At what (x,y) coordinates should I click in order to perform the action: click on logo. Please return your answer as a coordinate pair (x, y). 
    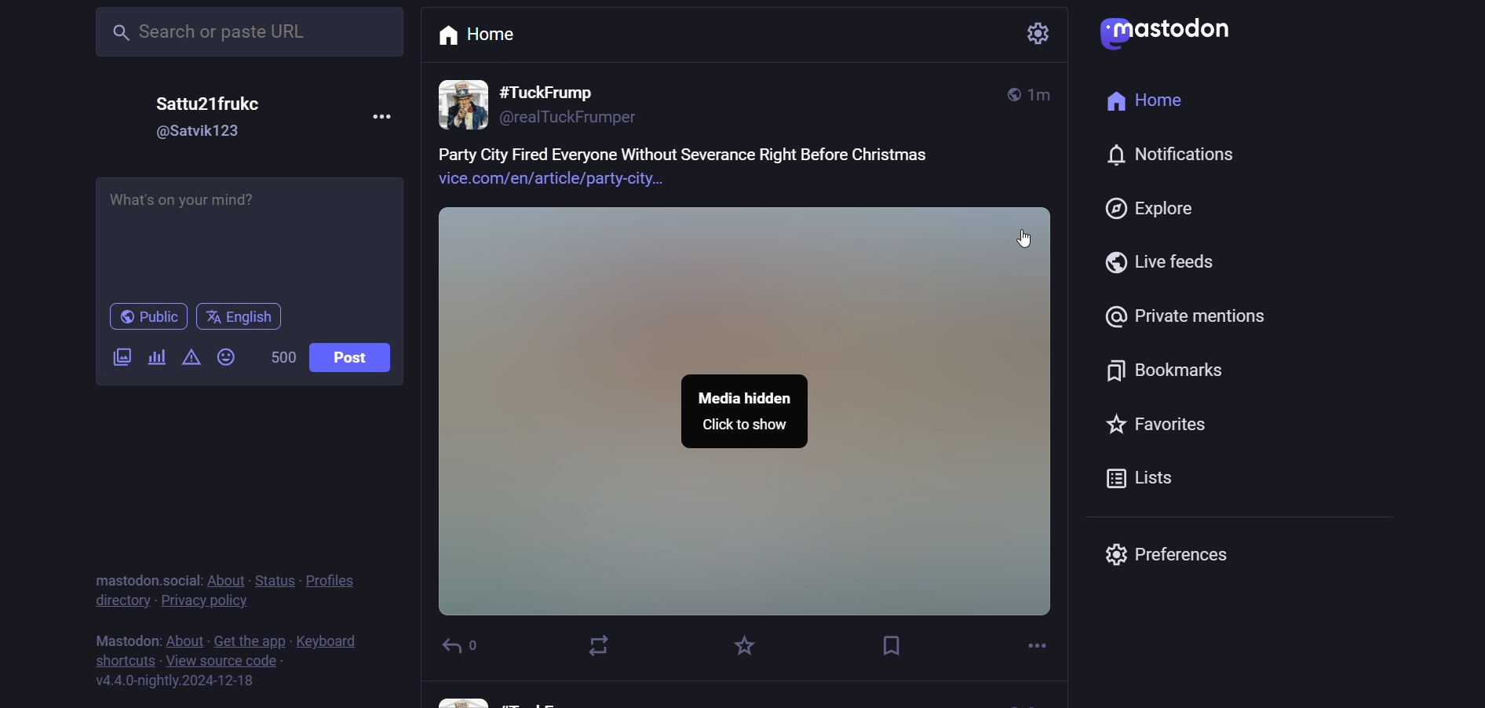
    Looking at the image, I should click on (1165, 31).